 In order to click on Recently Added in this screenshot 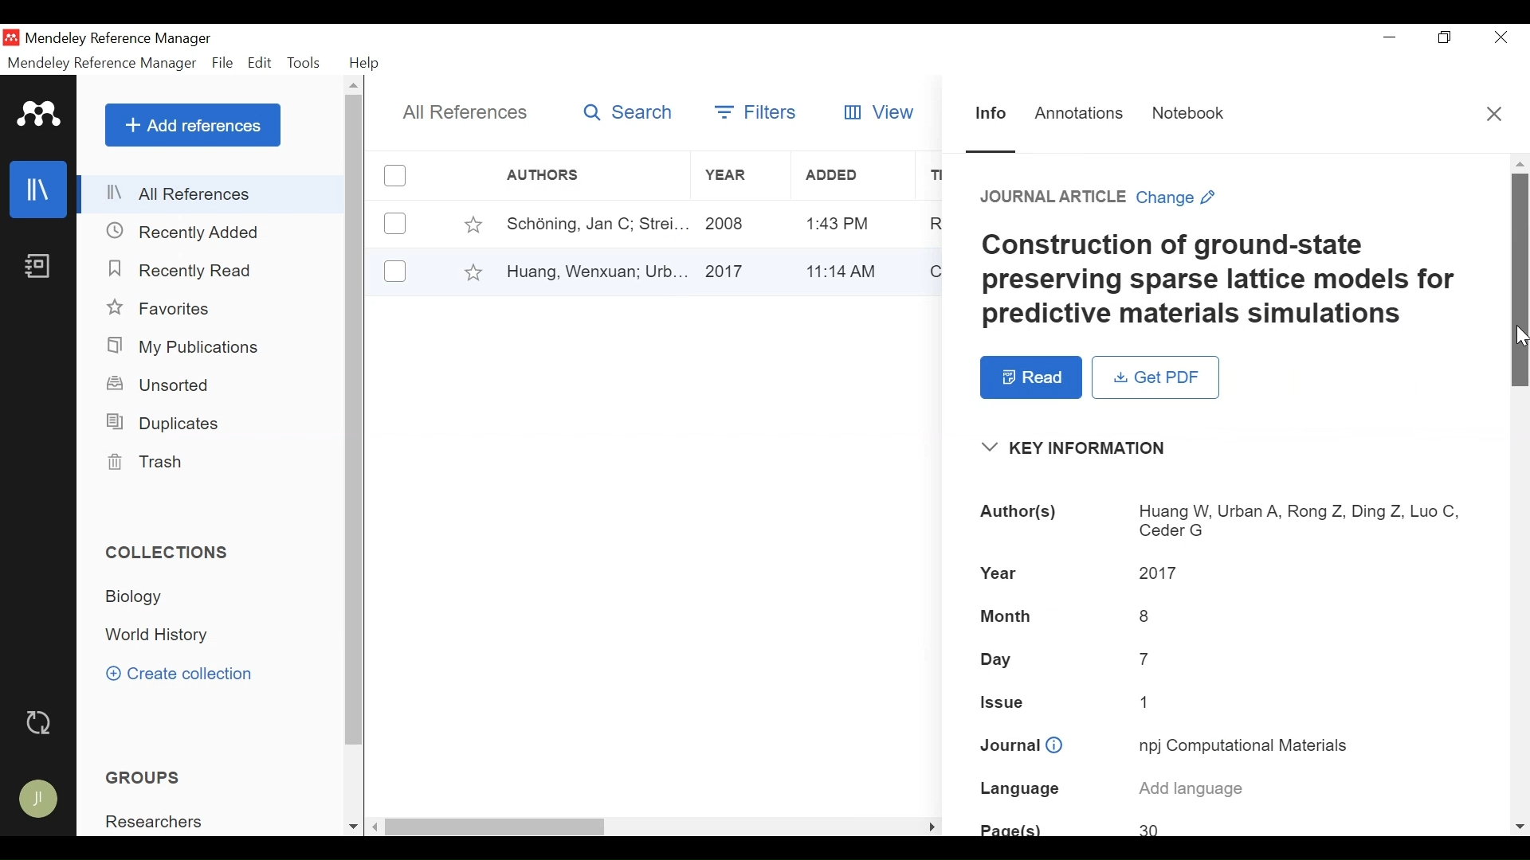, I will do `click(185, 233)`.